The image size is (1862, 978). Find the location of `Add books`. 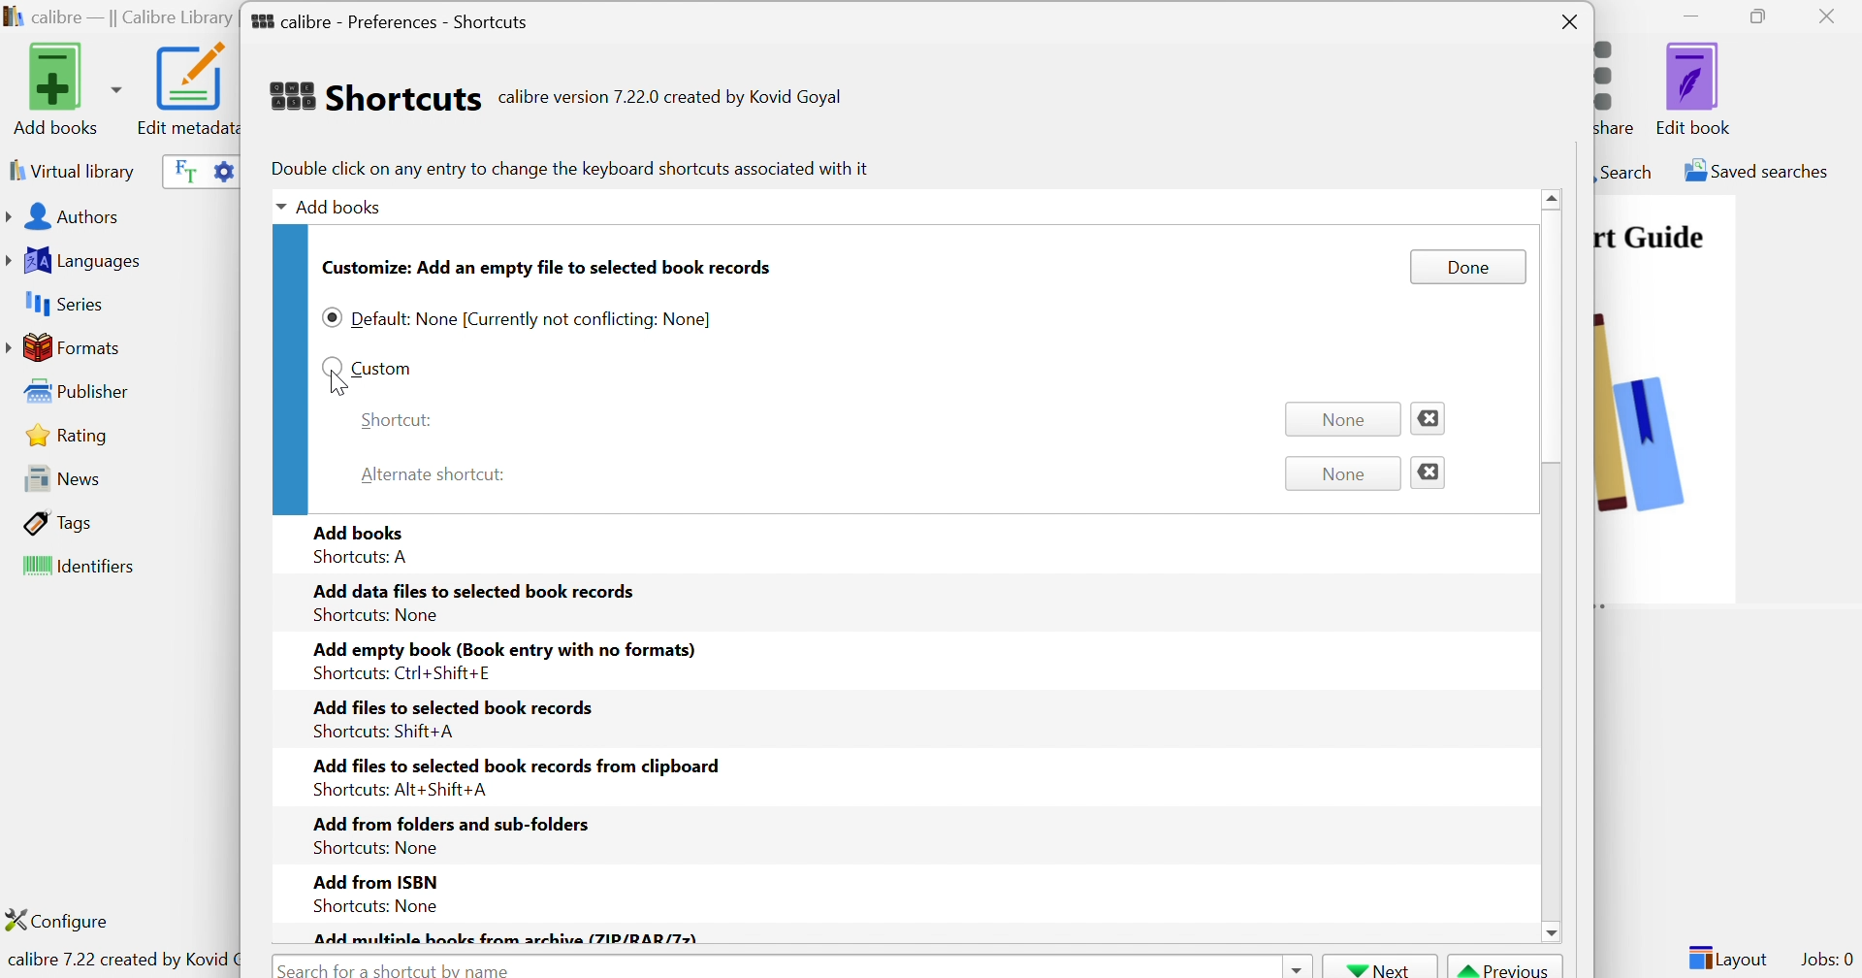

Add books is located at coordinates (343, 205).